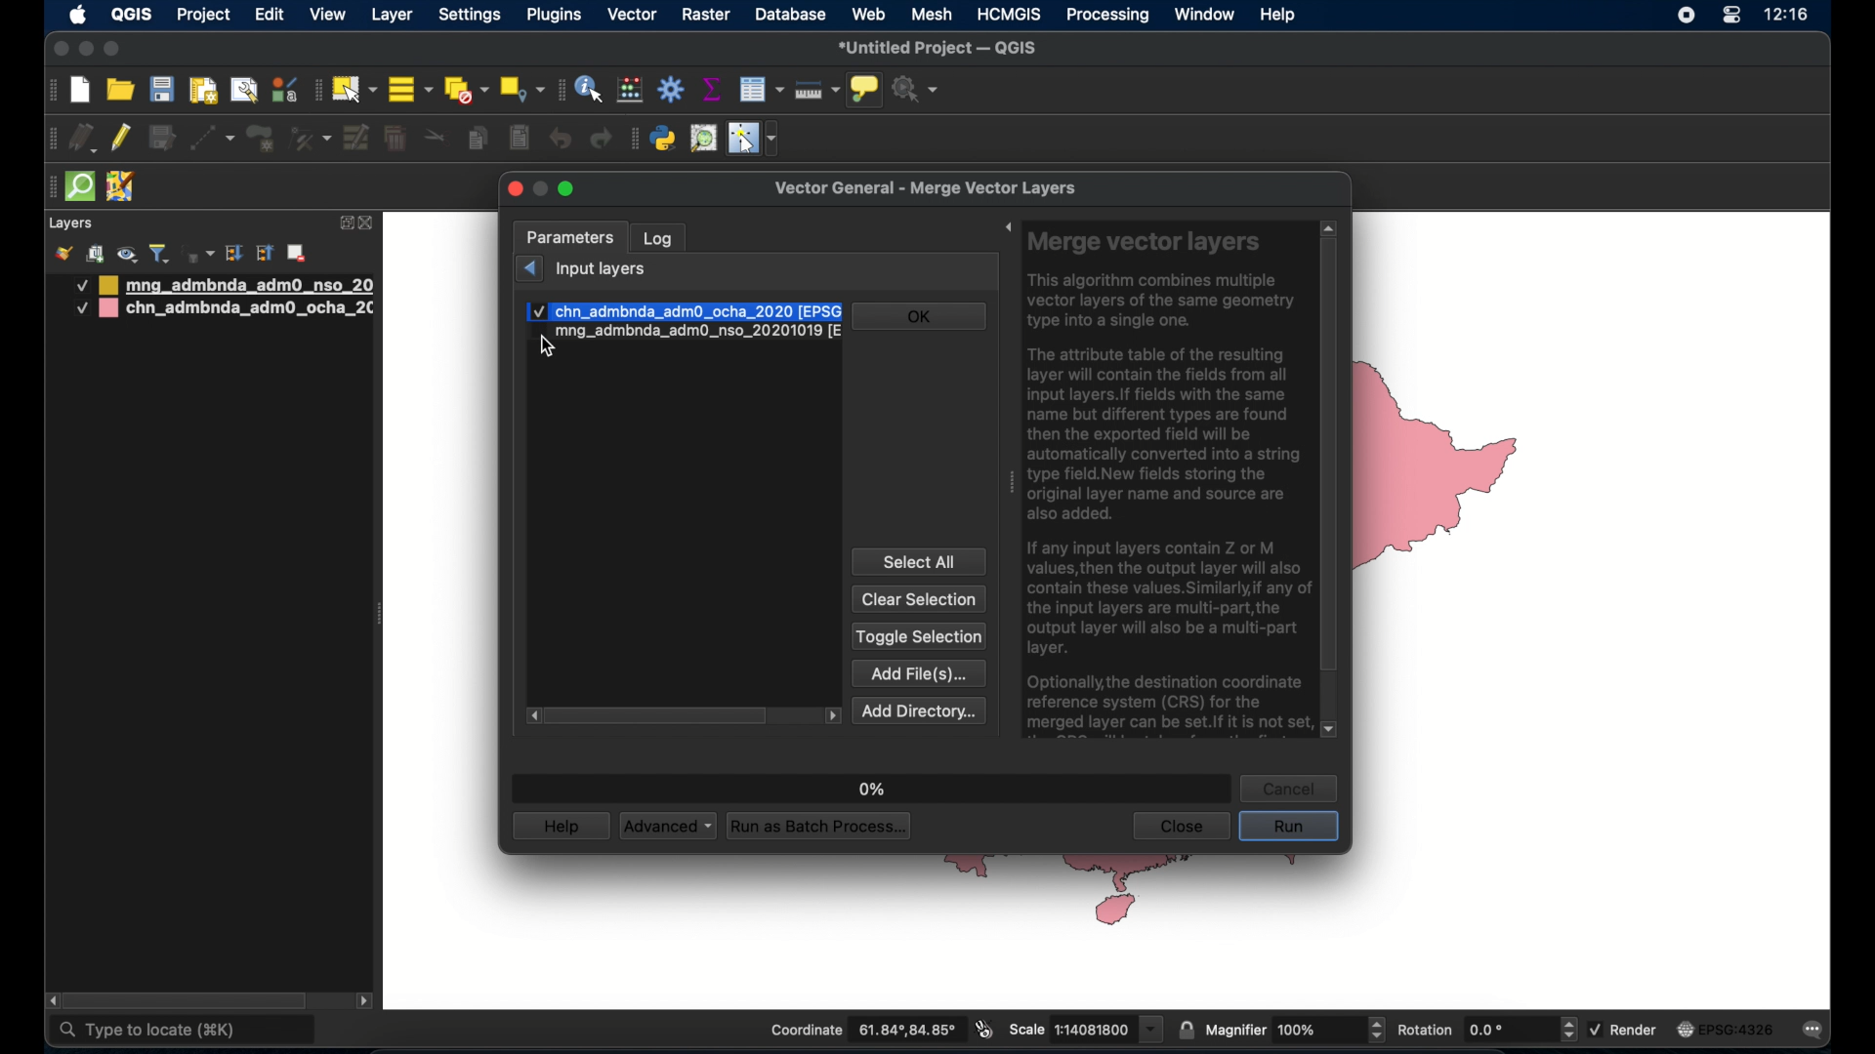  What do you see at coordinates (630, 89) in the screenshot?
I see `open field calculator` at bounding box center [630, 89].